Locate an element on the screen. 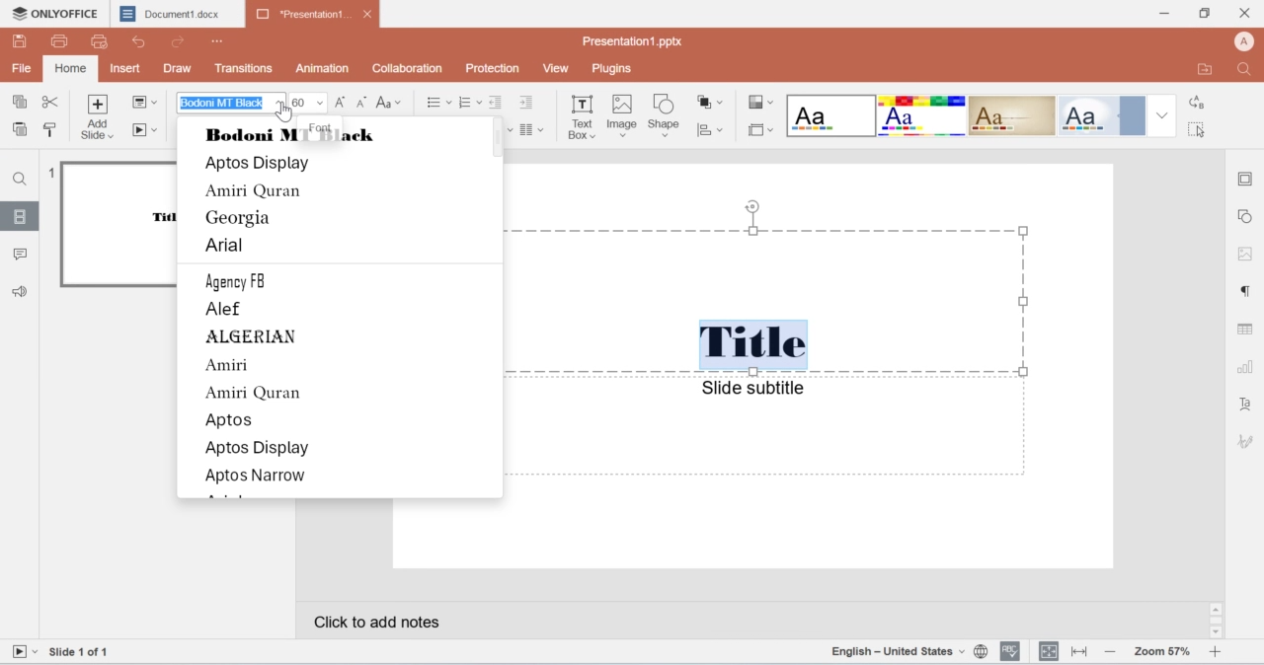  insert is located at coordinates (127, 68).